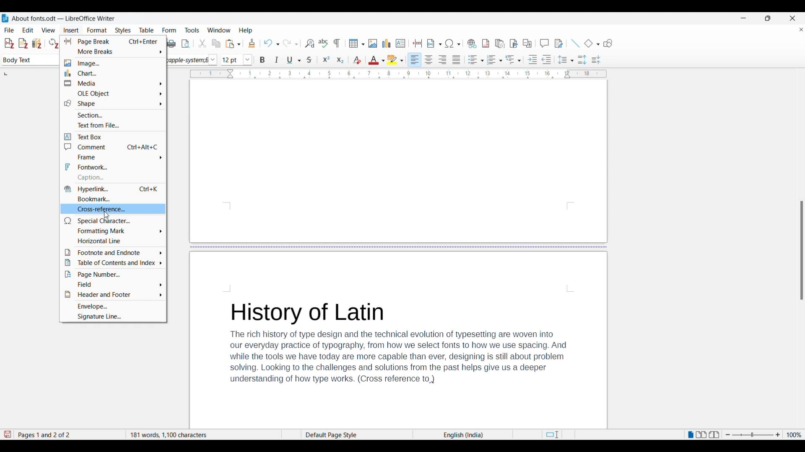  I want to click on Add/Edit citation, so click(9, 44).